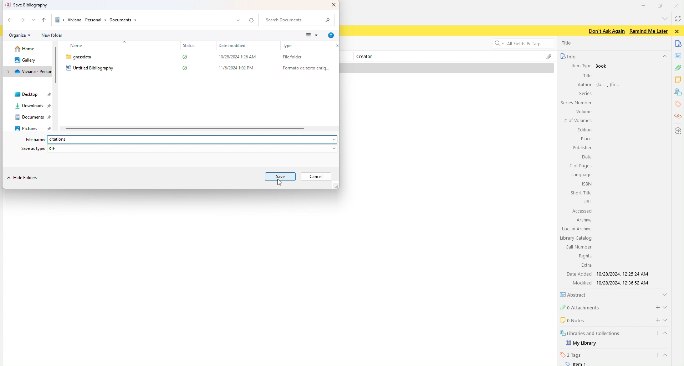 The image size is (684, 366). Describe the element at coordinates (586, 266) in the screenshot. I see `extra` at that location.